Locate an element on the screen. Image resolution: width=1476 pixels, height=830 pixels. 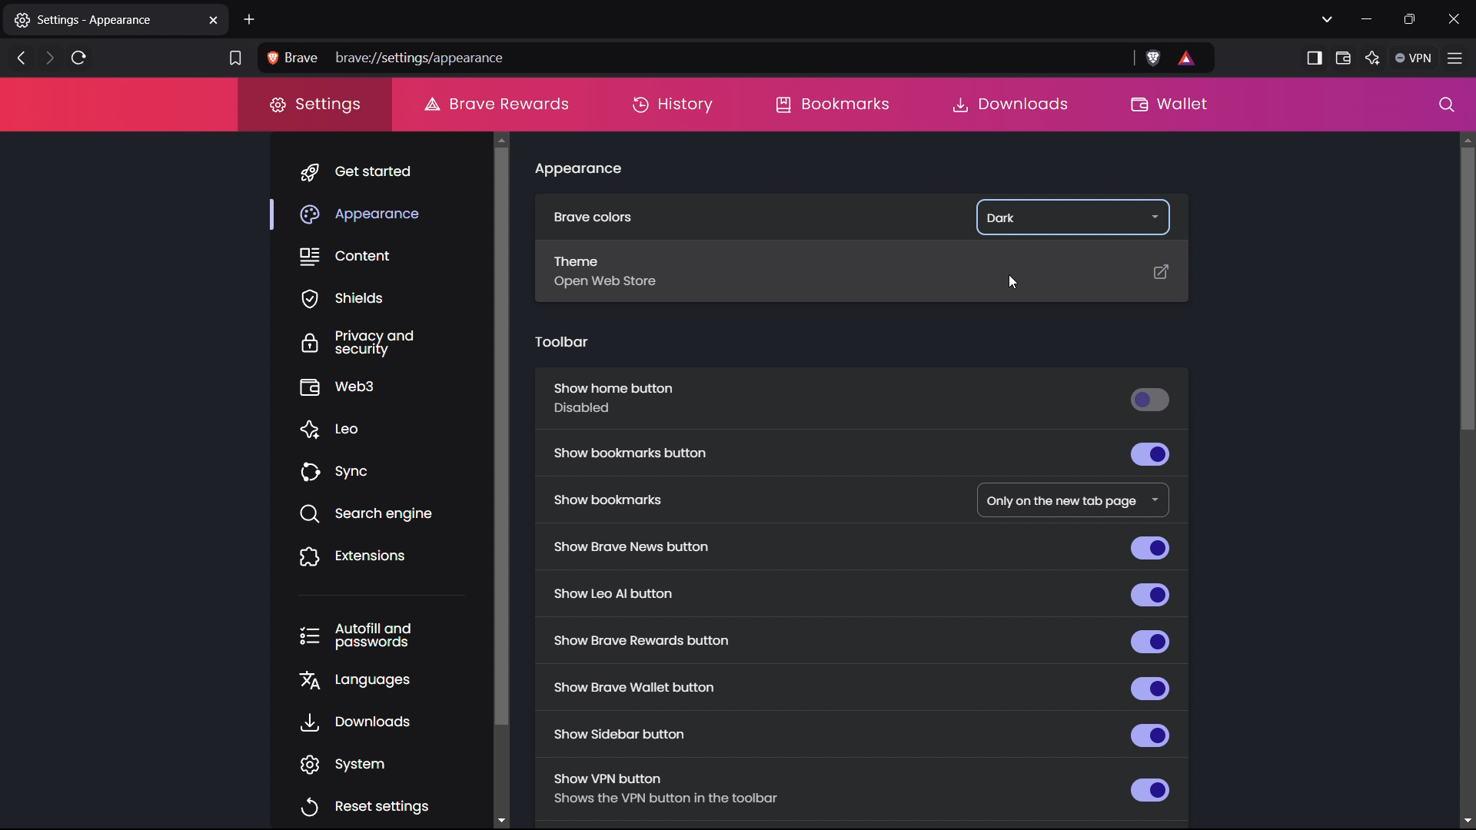
cursor is located at coordinates (1015, 279).